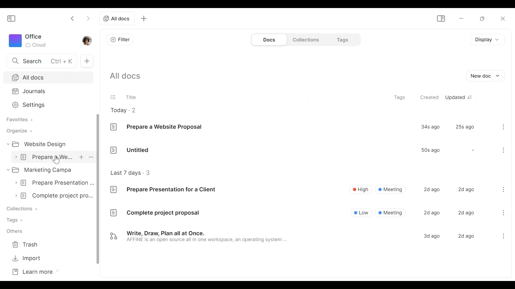 This screenshot has width=515, height=289. Describe the element at coordinates (308, 189) in the screenshot. I see `Document` at that location.